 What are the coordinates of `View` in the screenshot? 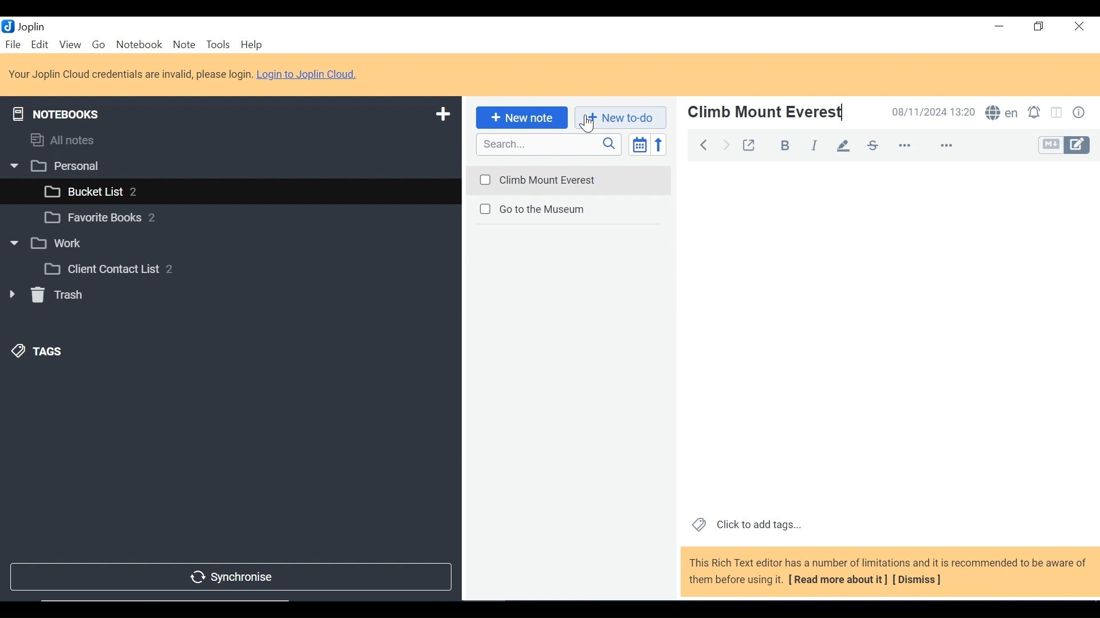 It's located at (70, 45).